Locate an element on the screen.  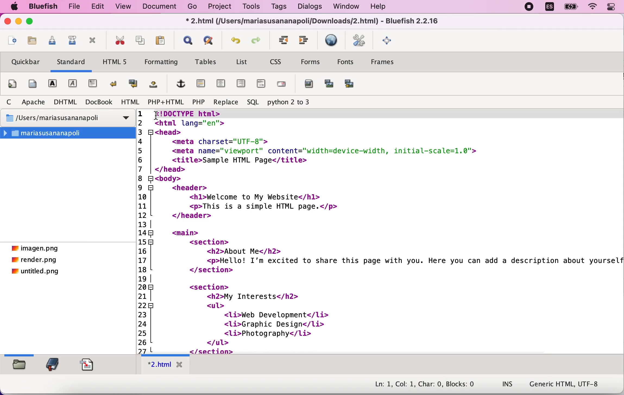
undo is located at coordinates (236, 40).